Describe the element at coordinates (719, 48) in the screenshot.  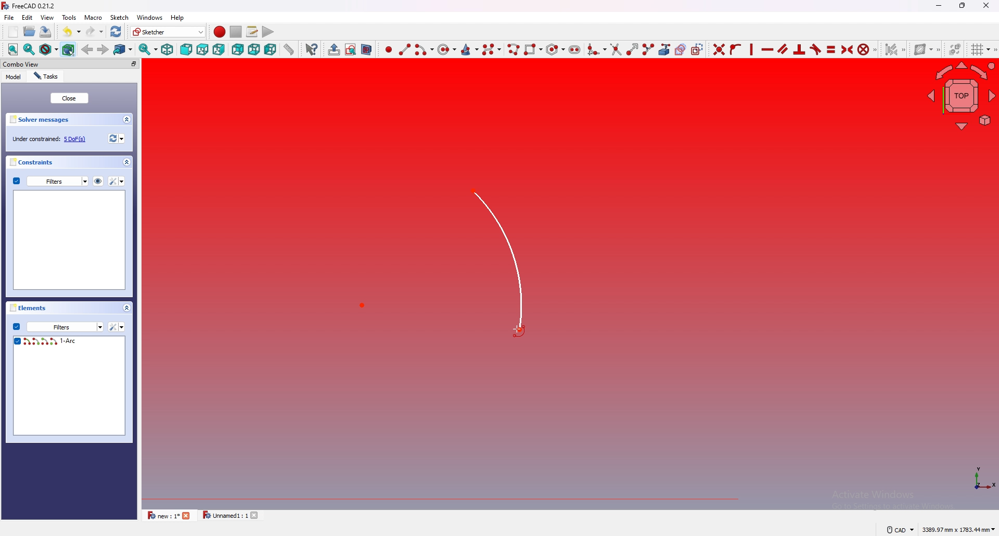
I see `constraint coincident` at that location.